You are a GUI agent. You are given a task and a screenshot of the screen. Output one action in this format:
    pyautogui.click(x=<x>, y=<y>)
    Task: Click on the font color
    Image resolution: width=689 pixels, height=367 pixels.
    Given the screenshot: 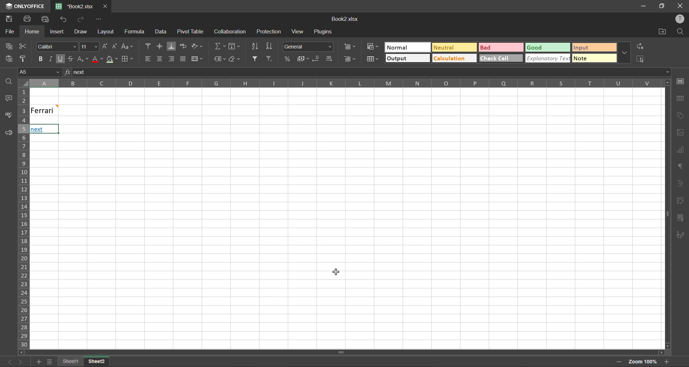 What is the action you would take?
    pyautogui.click(x=95, y=60)
    